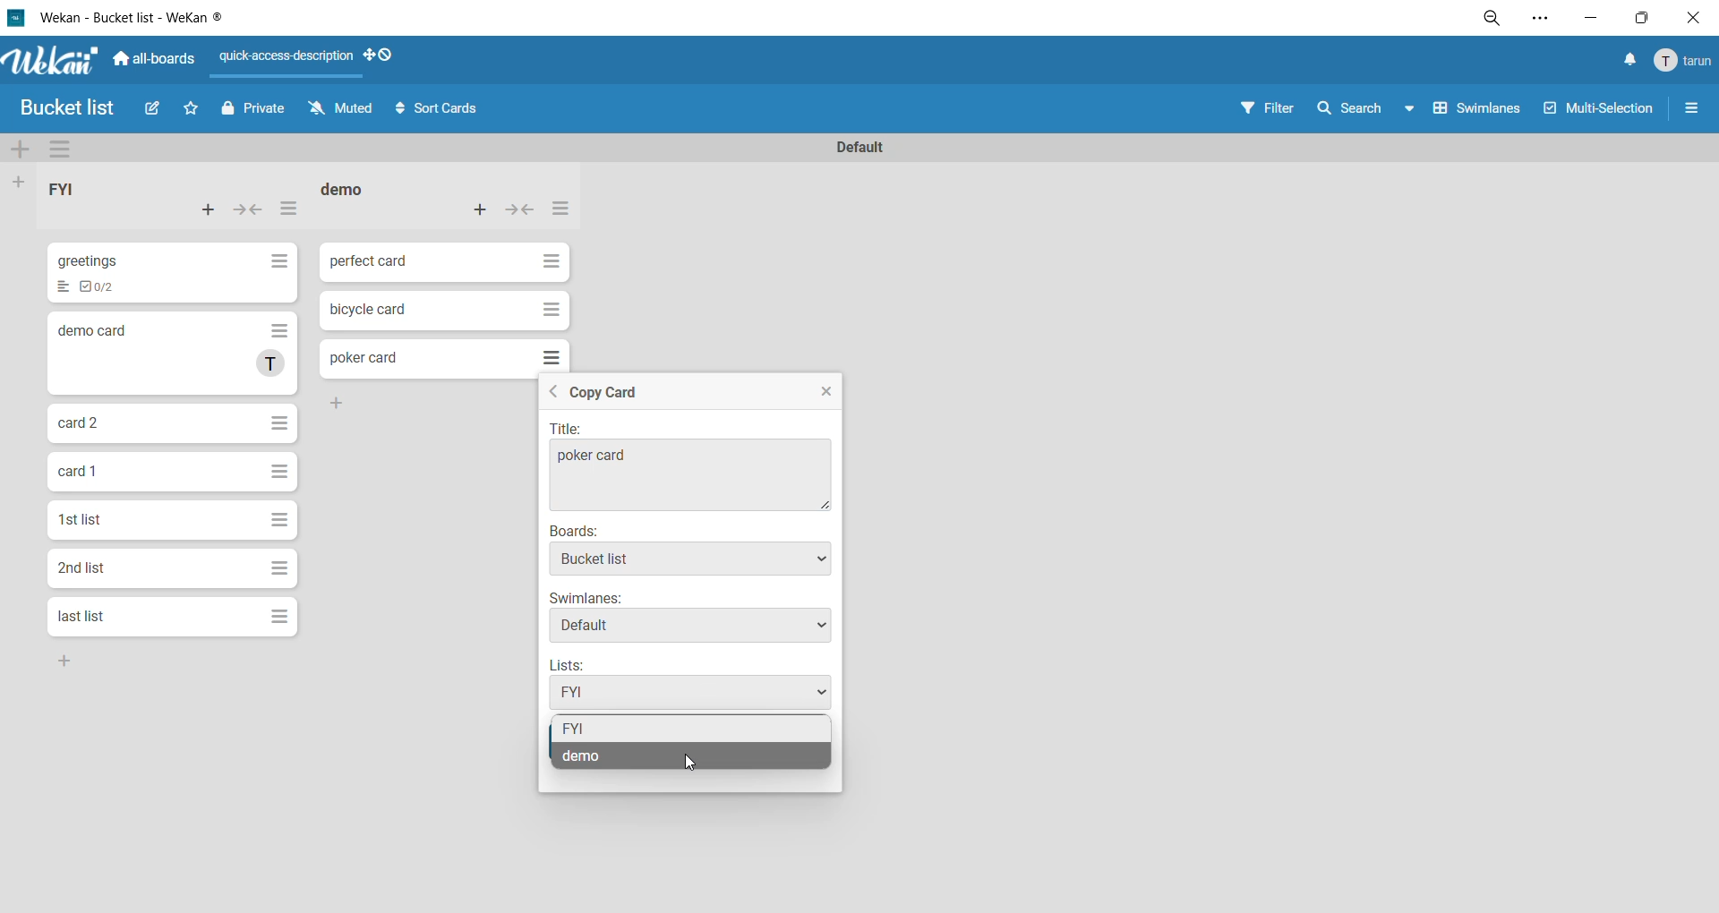  Describe the element at coordinates (278, 619) in the screenshot. I see `Hamburger` at that location.